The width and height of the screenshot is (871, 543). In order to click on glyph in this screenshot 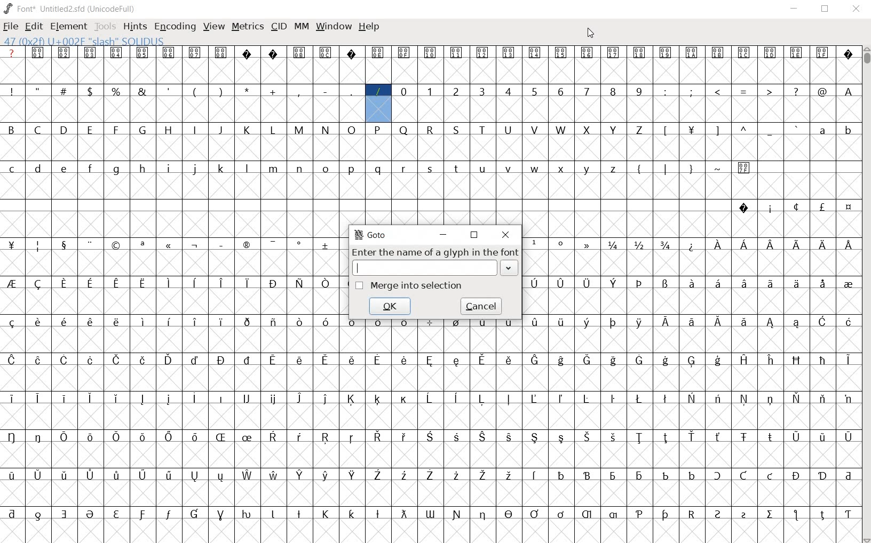, I will do `click(64, 283)`.